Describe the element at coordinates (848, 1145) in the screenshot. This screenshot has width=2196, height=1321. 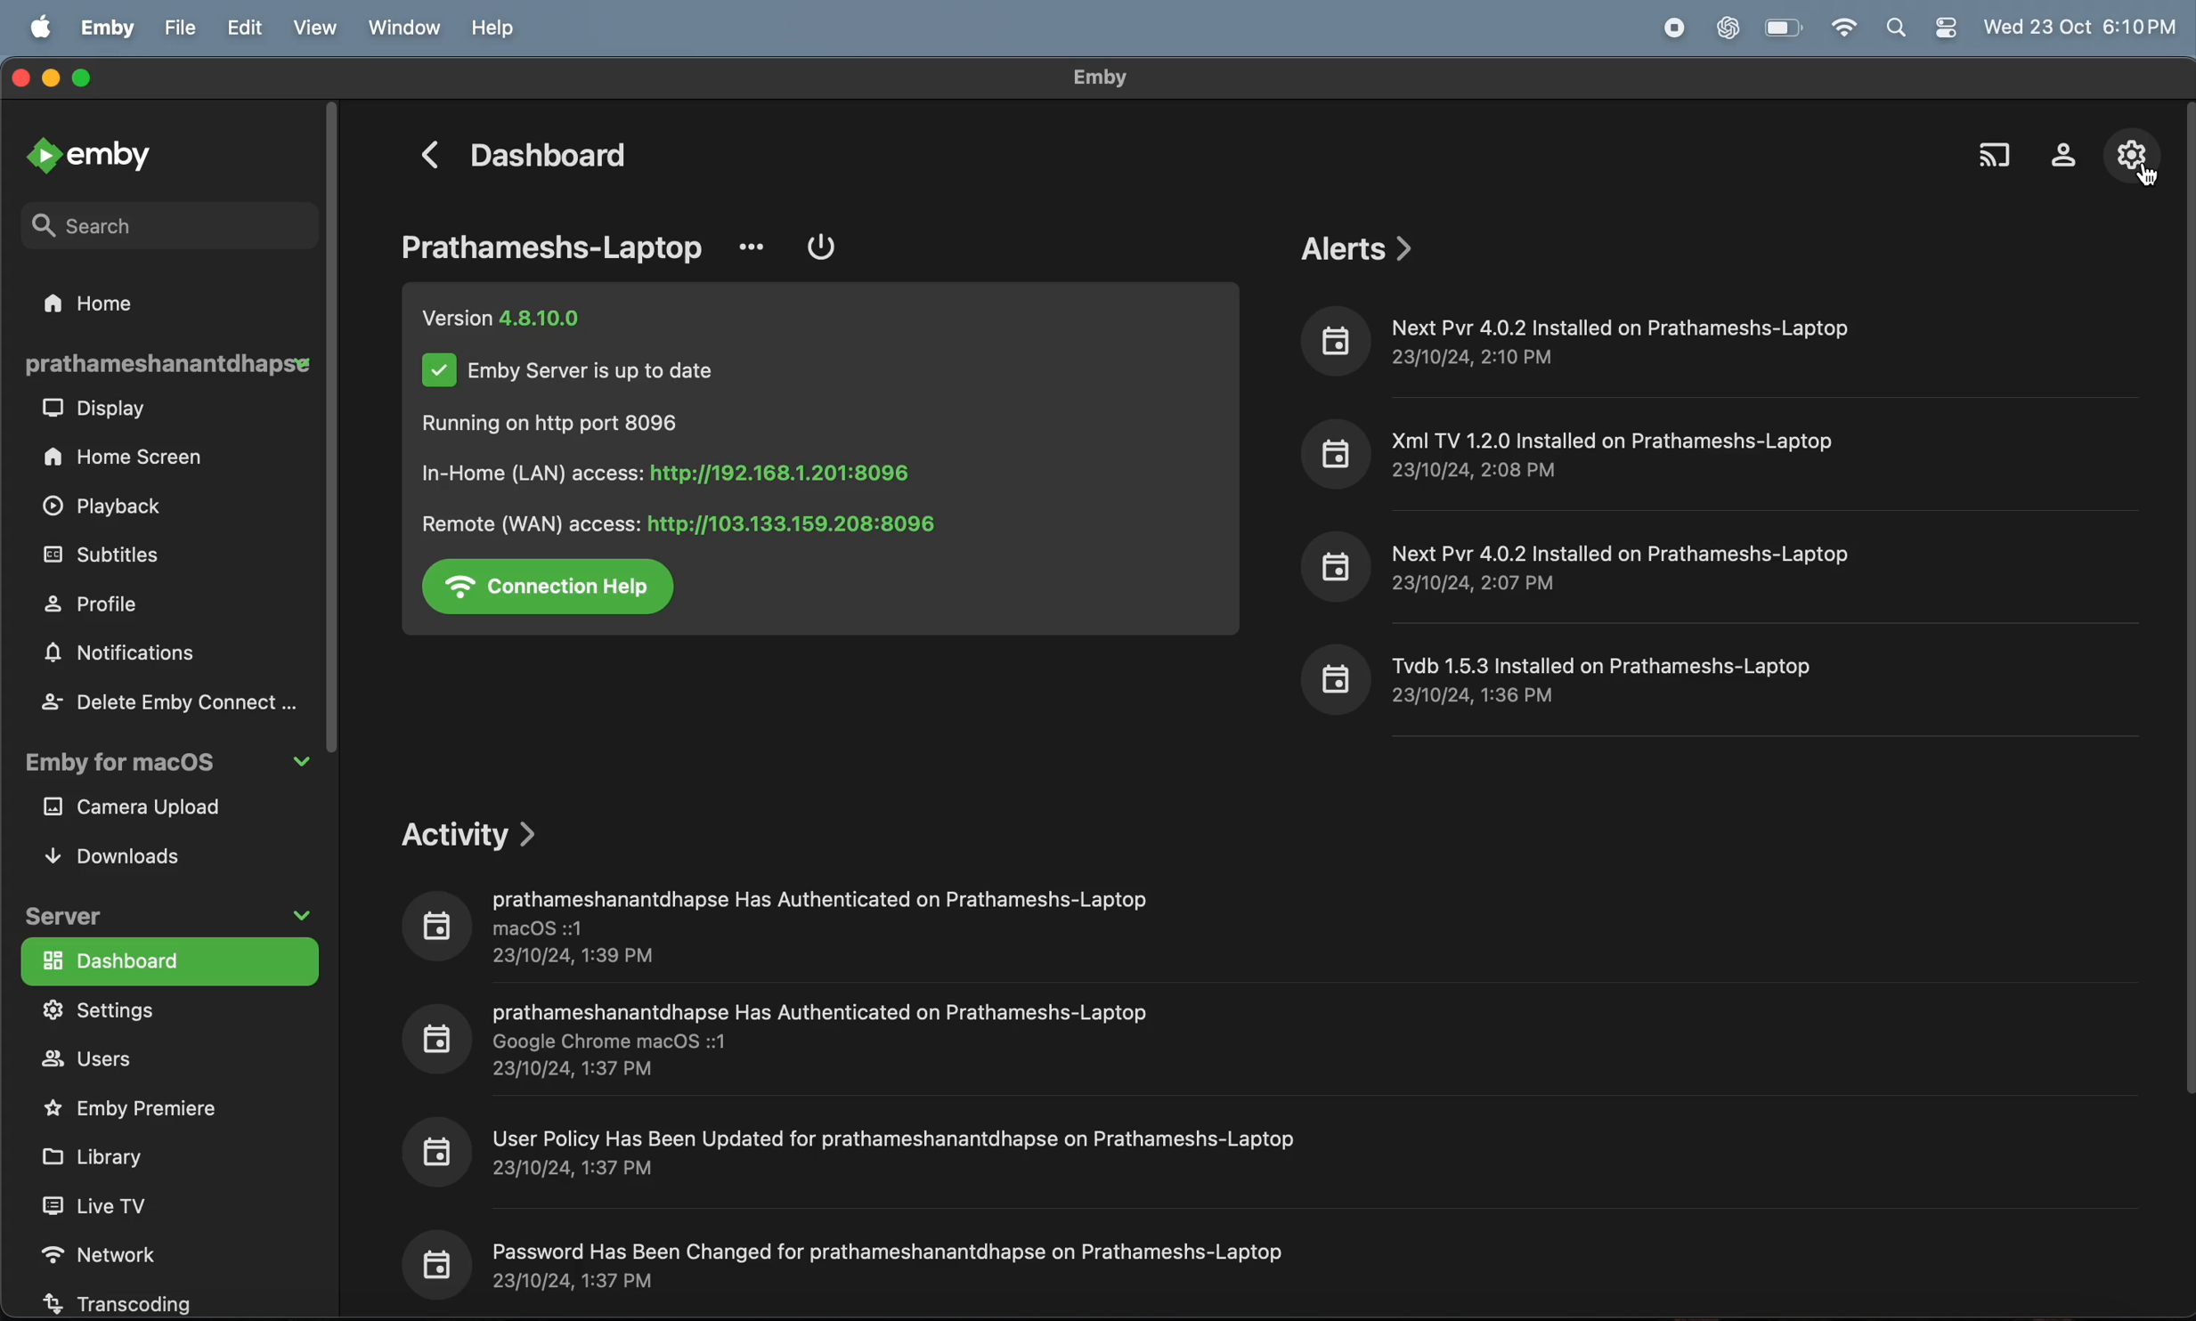
I see `io] User Policy Has Been Updated for prathameshanantdhapse on Prathameshs-Laptop
23/10/24, 1:37 PM` at that location.